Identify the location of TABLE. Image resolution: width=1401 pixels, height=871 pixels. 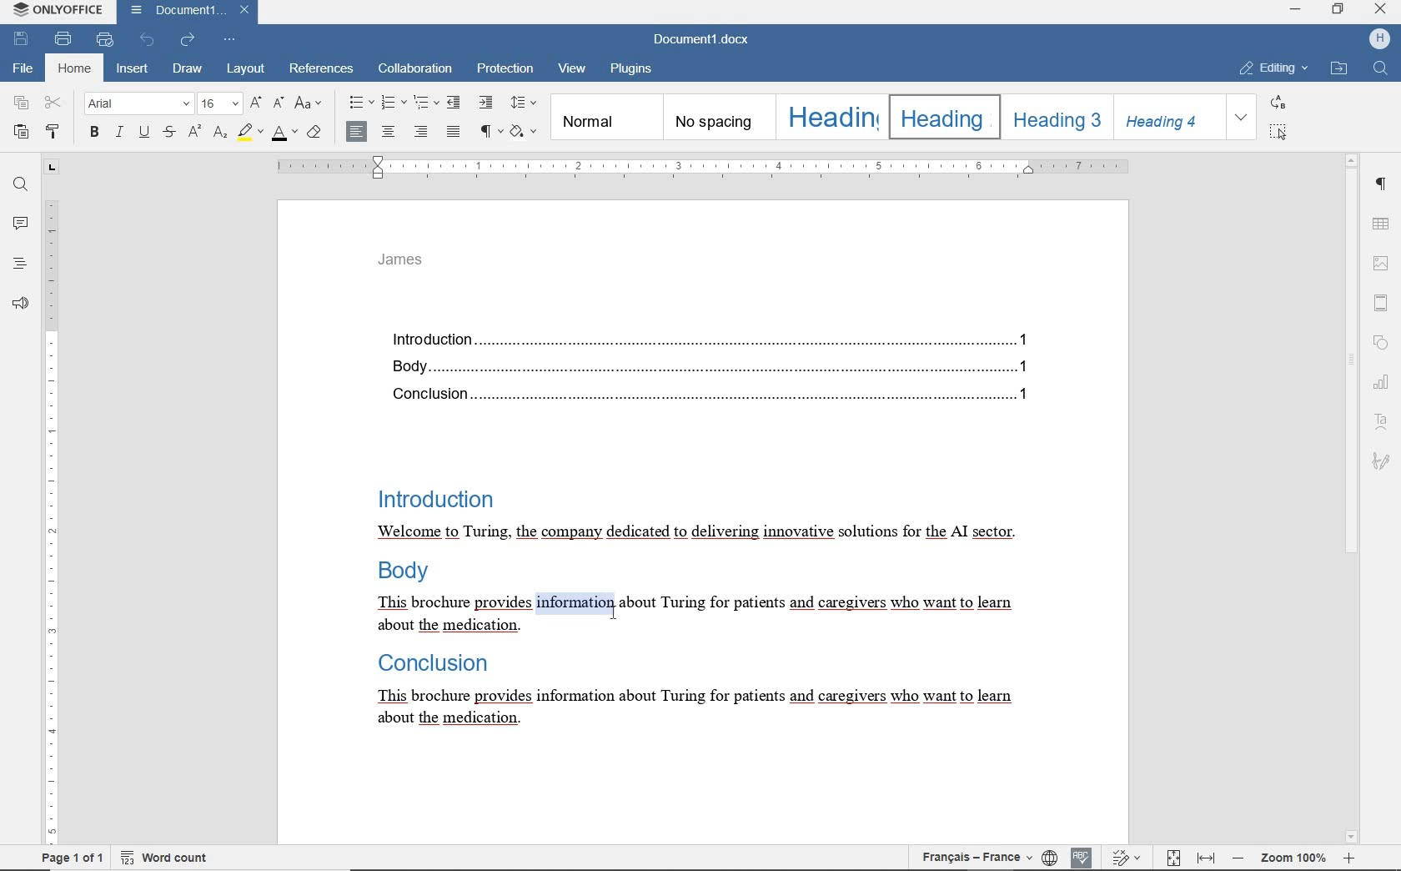
(1383, 222).